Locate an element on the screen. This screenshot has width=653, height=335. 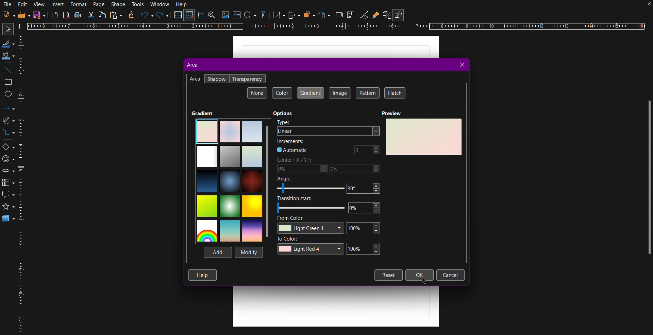
Copy is located at coordinates (102, 16).